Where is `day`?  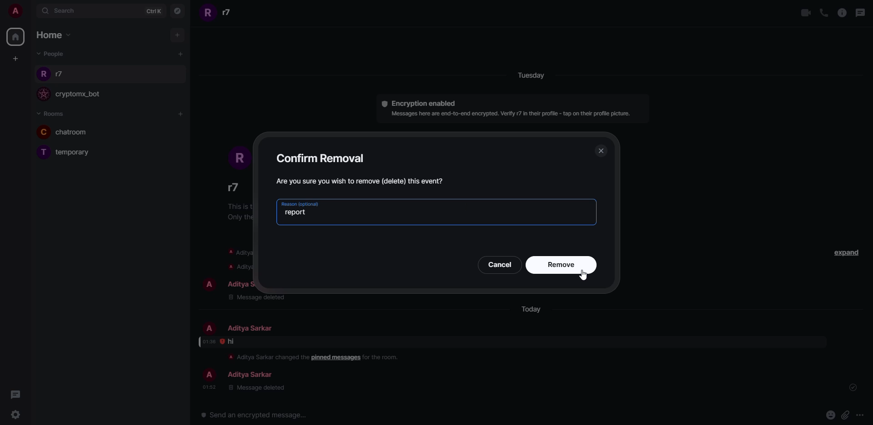
day is located at coordinates (542, 76).